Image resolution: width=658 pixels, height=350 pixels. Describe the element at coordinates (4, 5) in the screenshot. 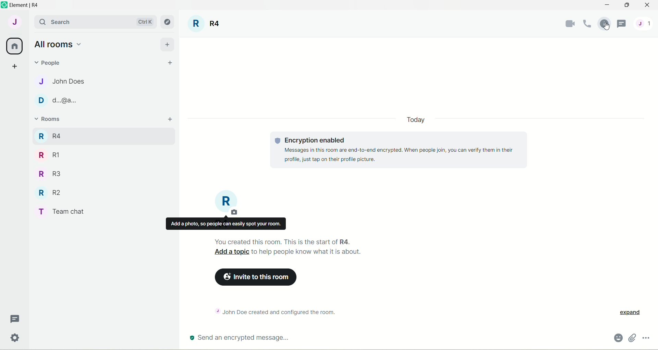

I see `logo` at that location.